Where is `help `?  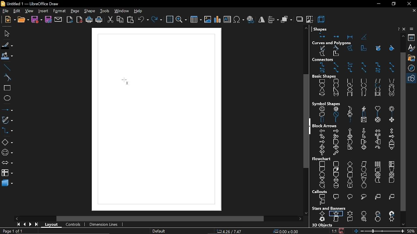 help  is located at coordinates (398, 29).